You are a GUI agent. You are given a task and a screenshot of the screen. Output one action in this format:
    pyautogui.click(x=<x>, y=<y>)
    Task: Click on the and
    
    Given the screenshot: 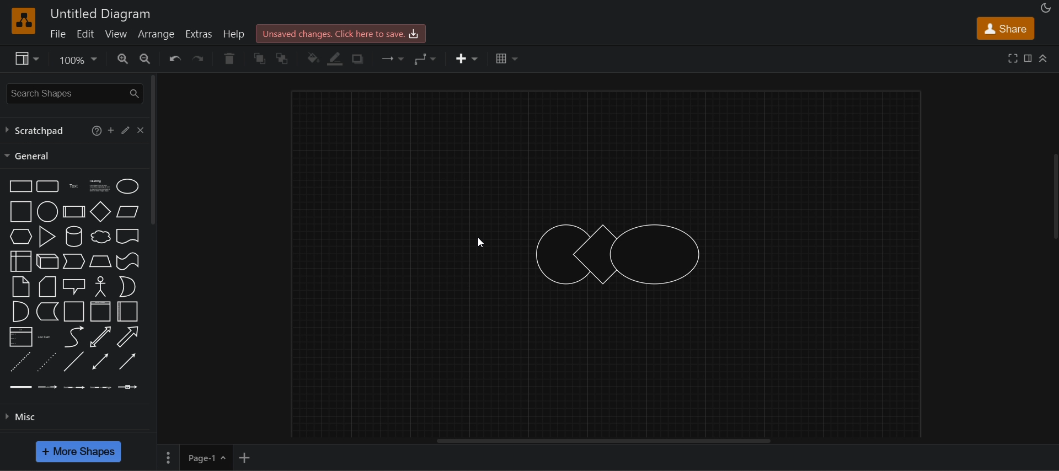 What is the action you would take?
    pyautogui.click(x=19, y=312)
    